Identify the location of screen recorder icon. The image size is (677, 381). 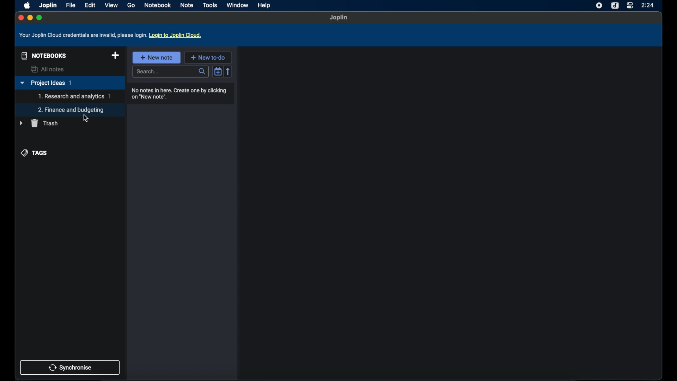
(598, 6).